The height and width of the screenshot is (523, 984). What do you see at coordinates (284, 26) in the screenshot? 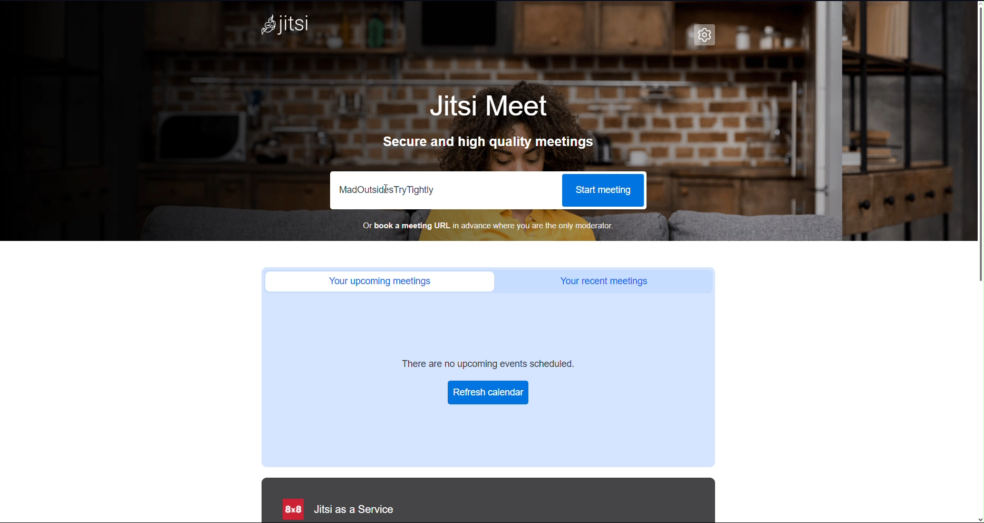
I see `Jitsi` at bounding box center [284, 26].